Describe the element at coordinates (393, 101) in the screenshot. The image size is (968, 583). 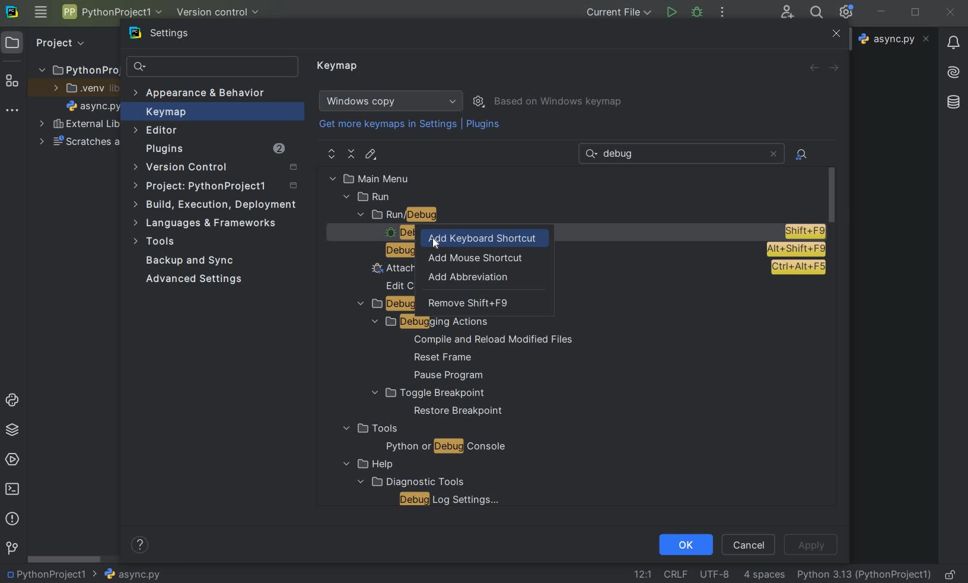
I see `windows copy` at that location.